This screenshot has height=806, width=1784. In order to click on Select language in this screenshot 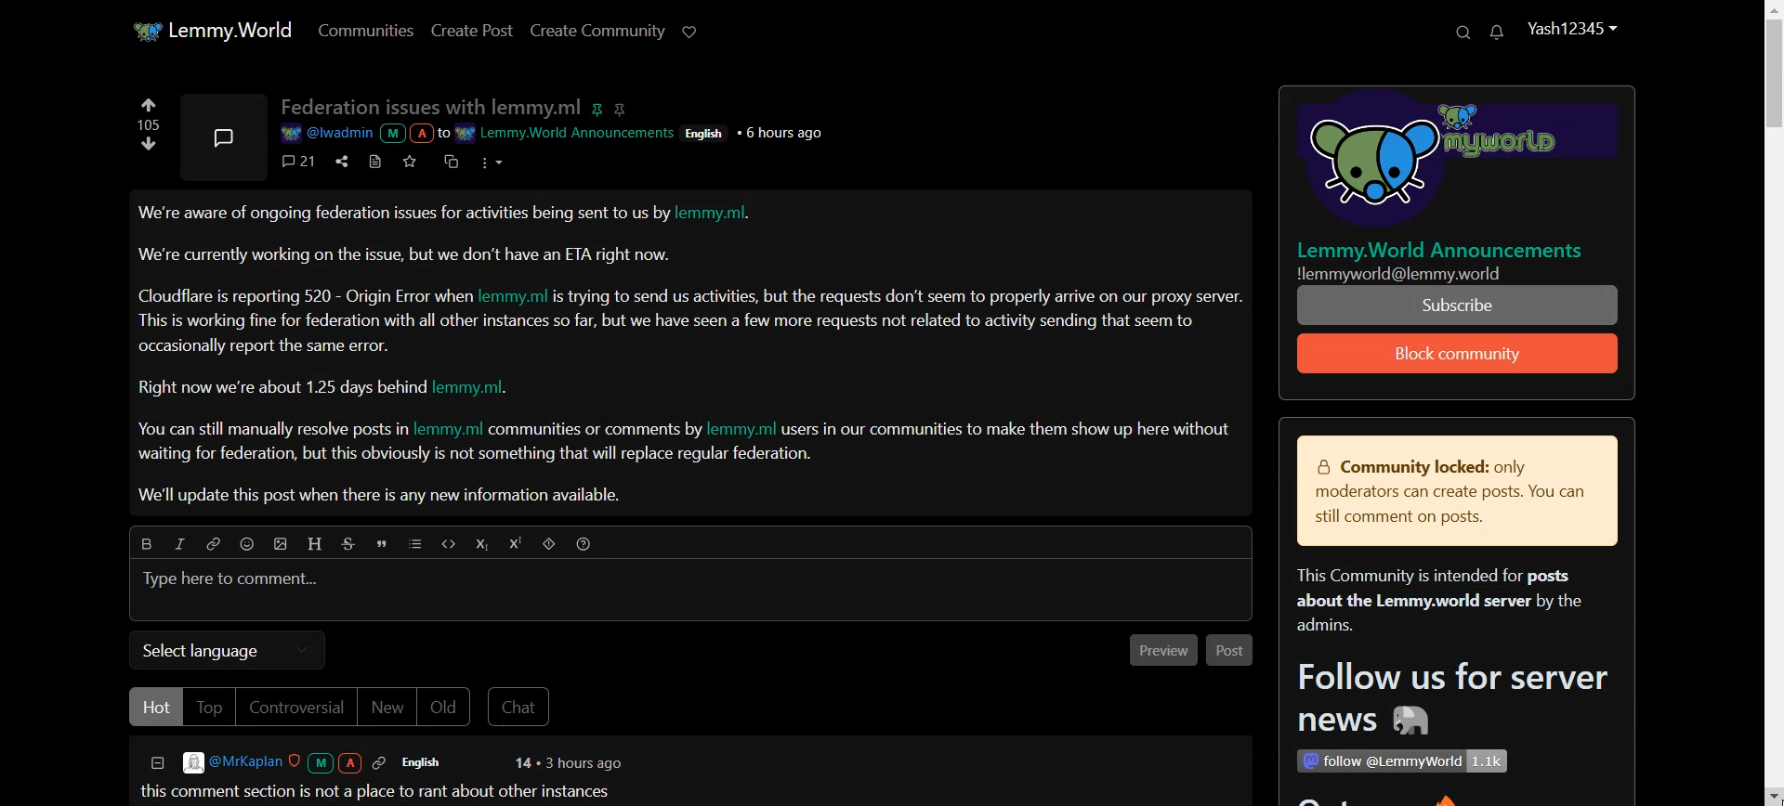, I will do `click(227, 650)`.